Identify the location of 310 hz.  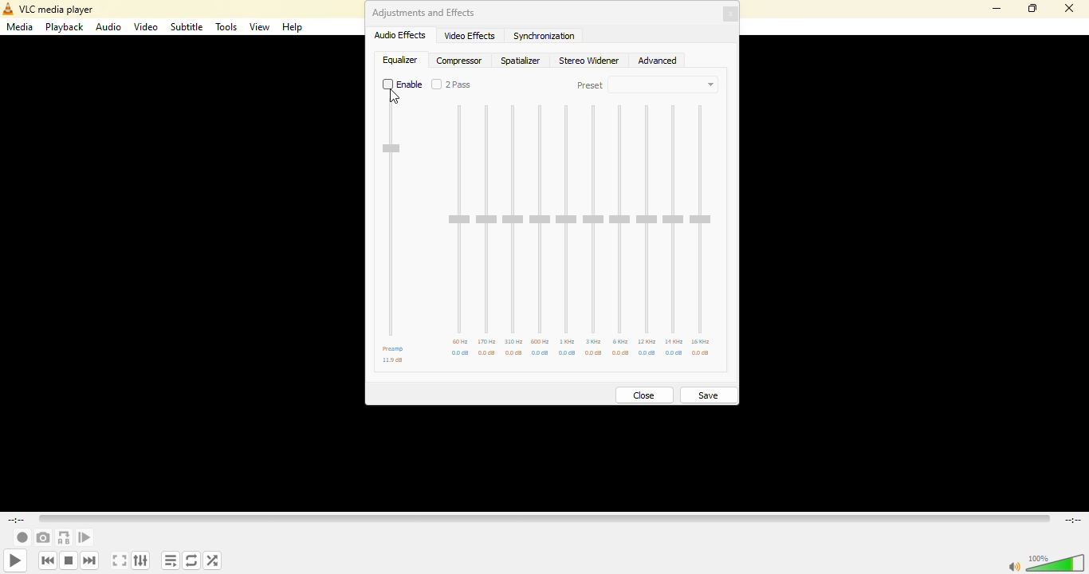
(515, 341).